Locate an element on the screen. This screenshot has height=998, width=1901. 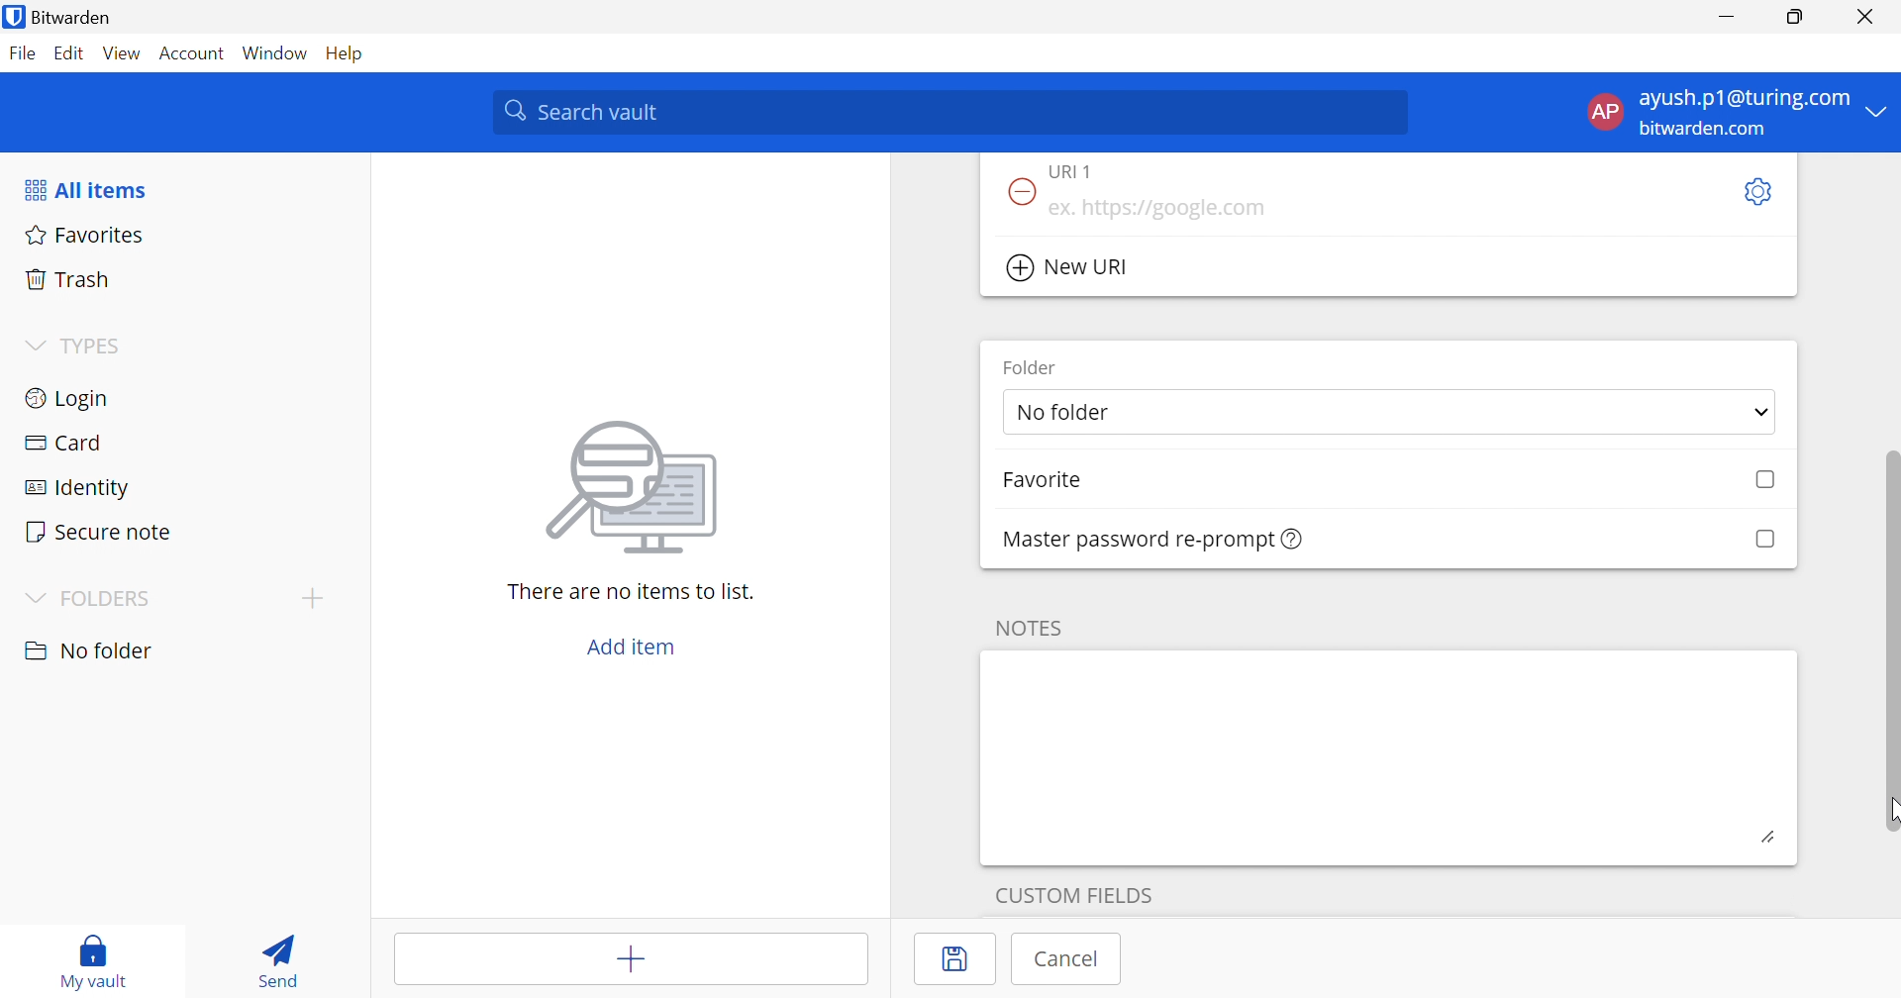
Trash is located at coordinates (68, 276).